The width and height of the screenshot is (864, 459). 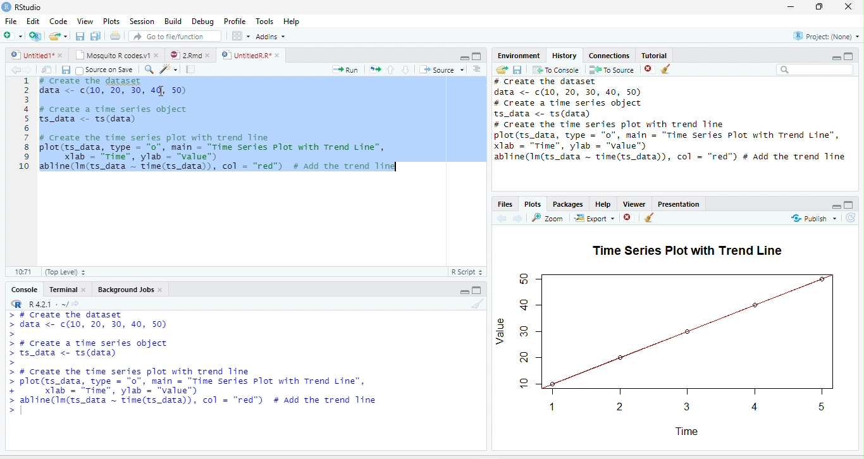 What do you see at coordinates (264, 21) in the screenshot?
I see `Tools` at bounding box center [264, 21].